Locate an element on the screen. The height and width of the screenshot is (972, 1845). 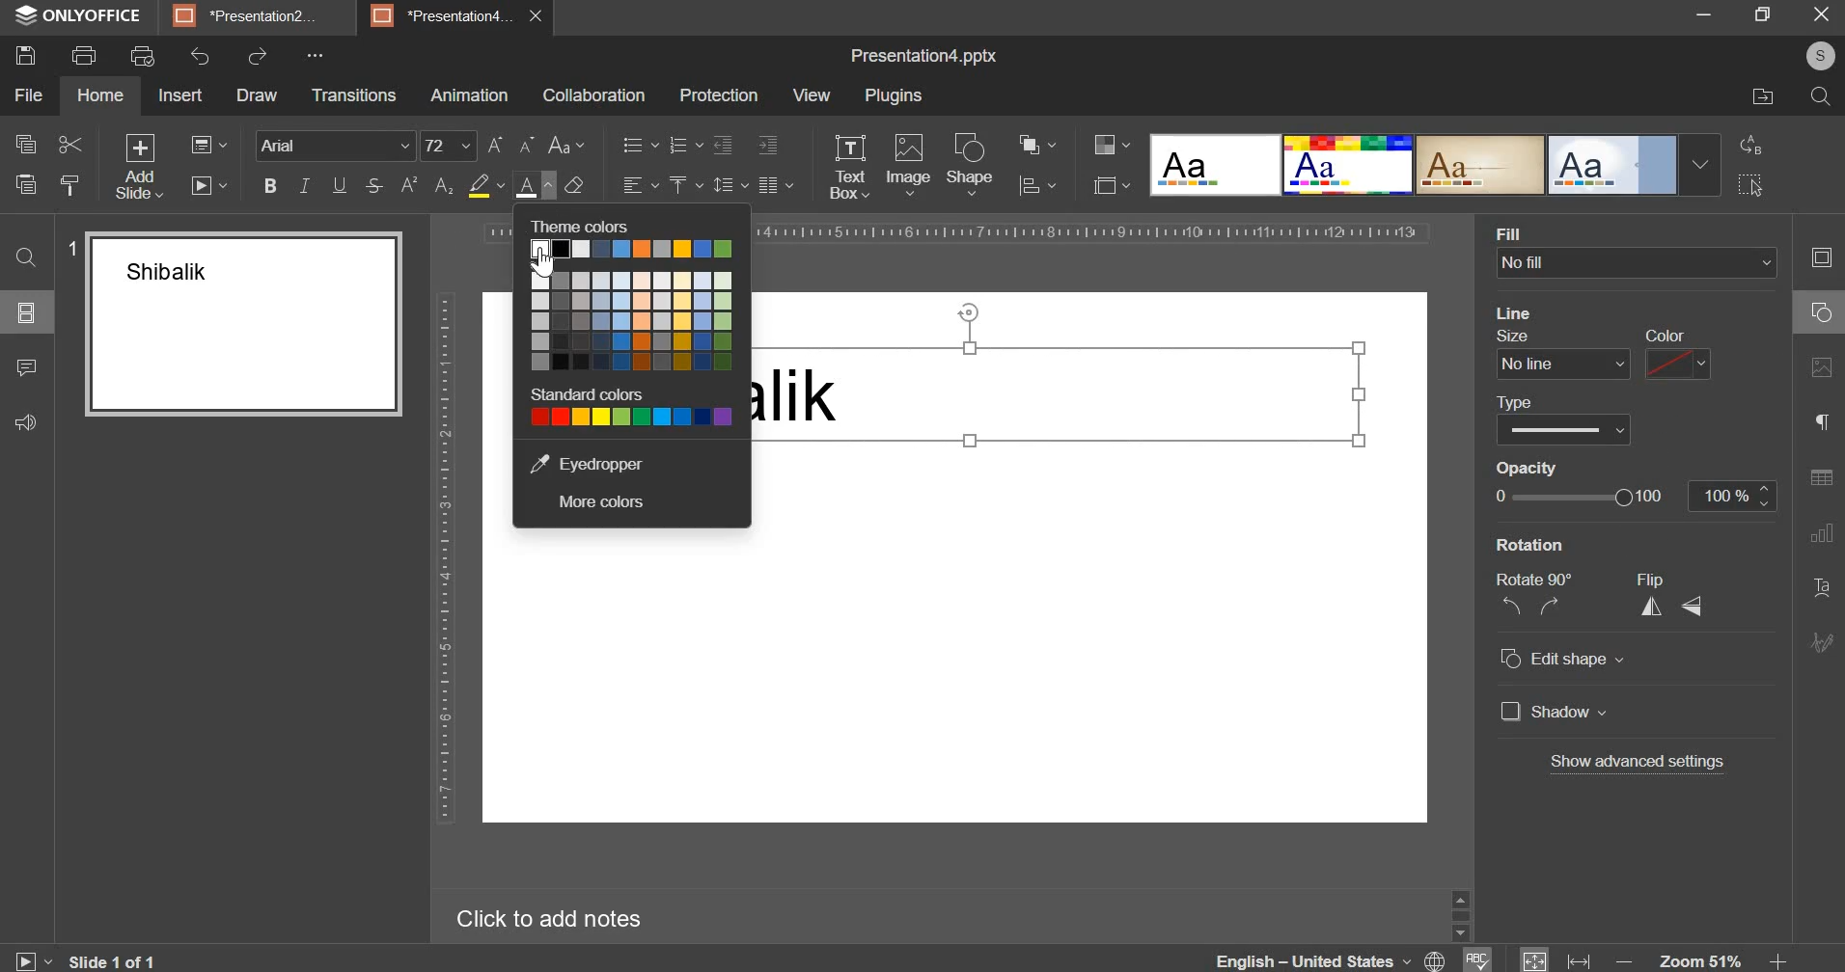
animation is located at coordinates (470, 95).